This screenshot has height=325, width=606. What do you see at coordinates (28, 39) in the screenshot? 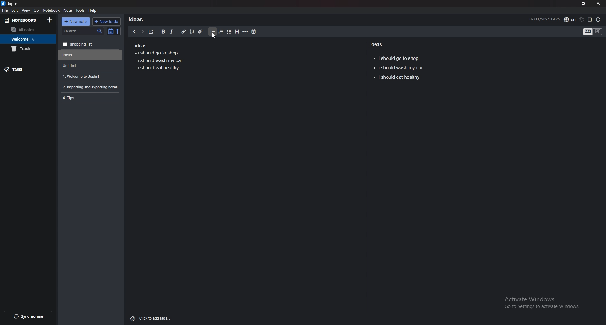
I see `Welcome` at bounding box center [28, 39].